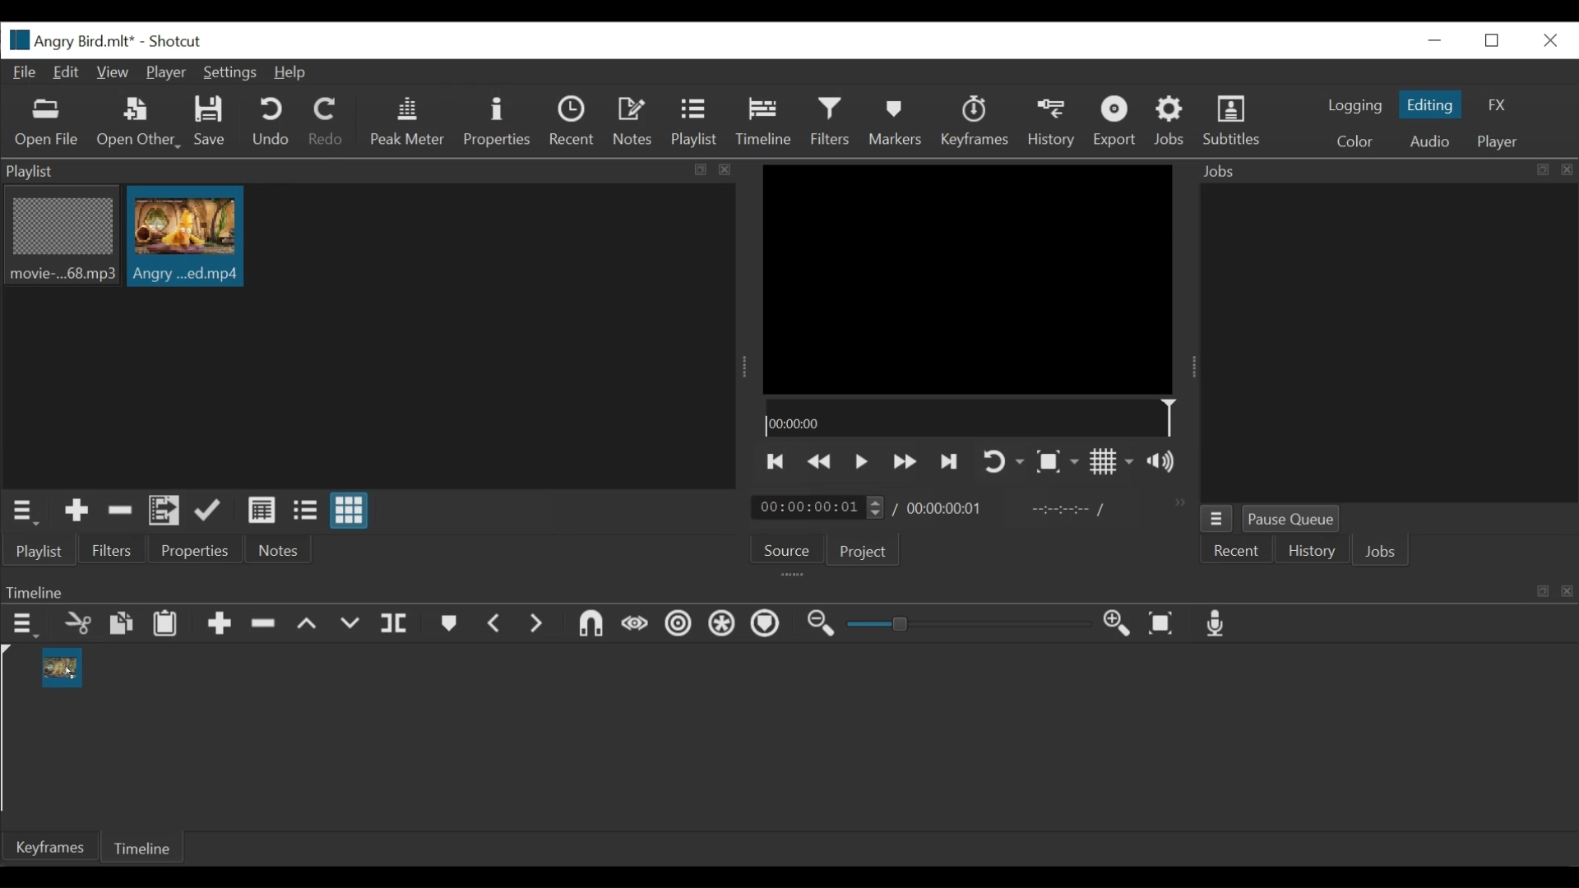  Describe the element at coordinates (144, 846) in the screenshot. I see `Timeline` at that location.